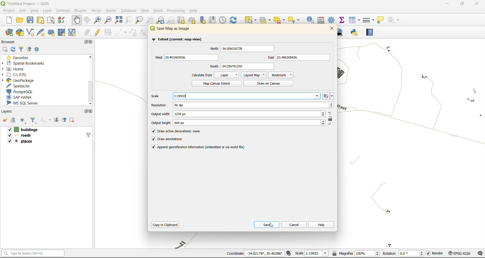 The image size is (485, 258). What do you see at coordinates (244, 66) in the screenshot?
I see `south` at bounding box center [244, 66].